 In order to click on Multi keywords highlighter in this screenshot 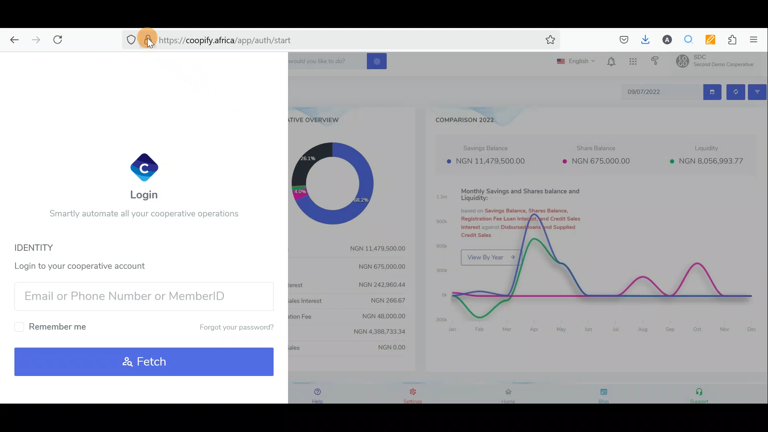, I will do `click(707, 40)`.